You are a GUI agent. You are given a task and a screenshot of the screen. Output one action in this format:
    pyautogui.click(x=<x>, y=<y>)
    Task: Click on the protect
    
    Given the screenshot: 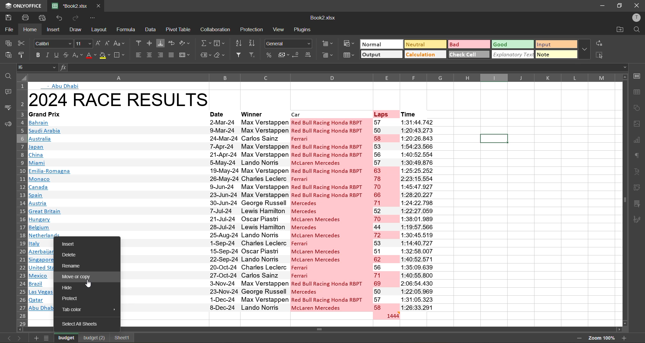 What is the action you would take?
    pyautogui.click(x=73, y=299)
    